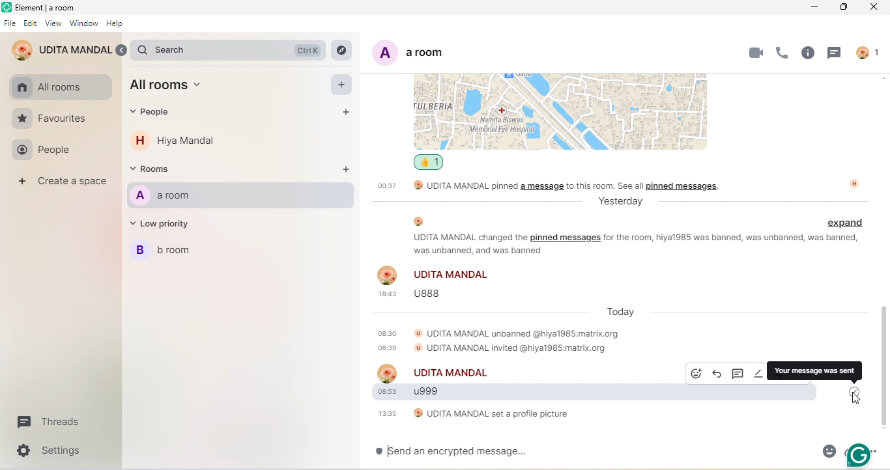  Describe the element at coordinates (171, 253) in the screenshot. I see `B broom` at that location.